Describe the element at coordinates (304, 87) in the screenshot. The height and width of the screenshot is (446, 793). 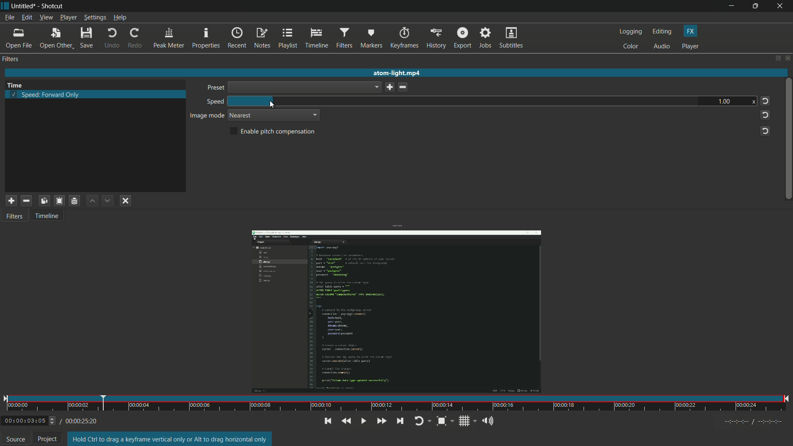
I see `dropdown` at that location.